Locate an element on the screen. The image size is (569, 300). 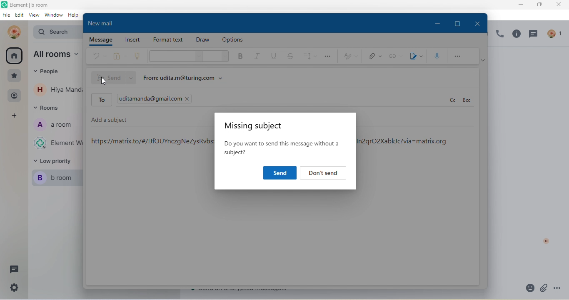
add is located at coordinates (15, 116).